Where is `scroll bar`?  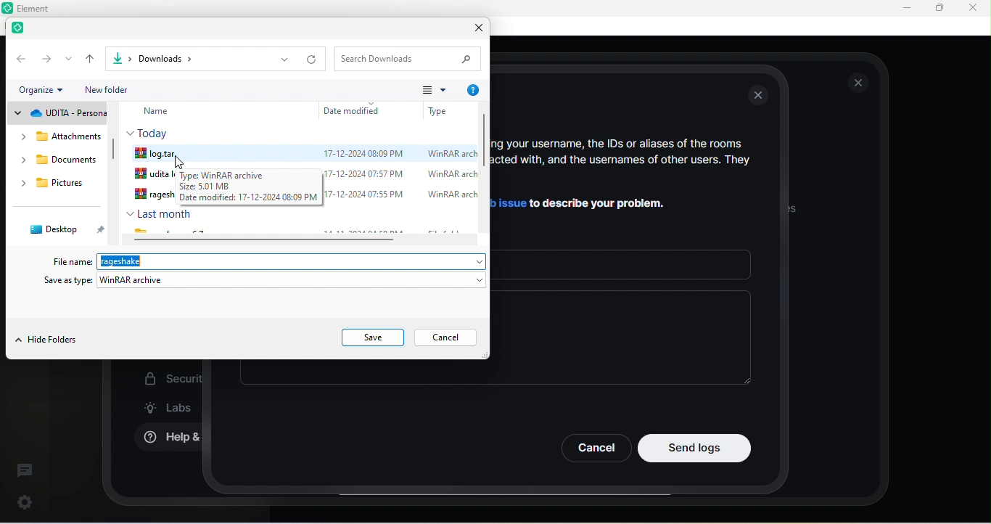
scroll bar is located at coordinates (114, 154).